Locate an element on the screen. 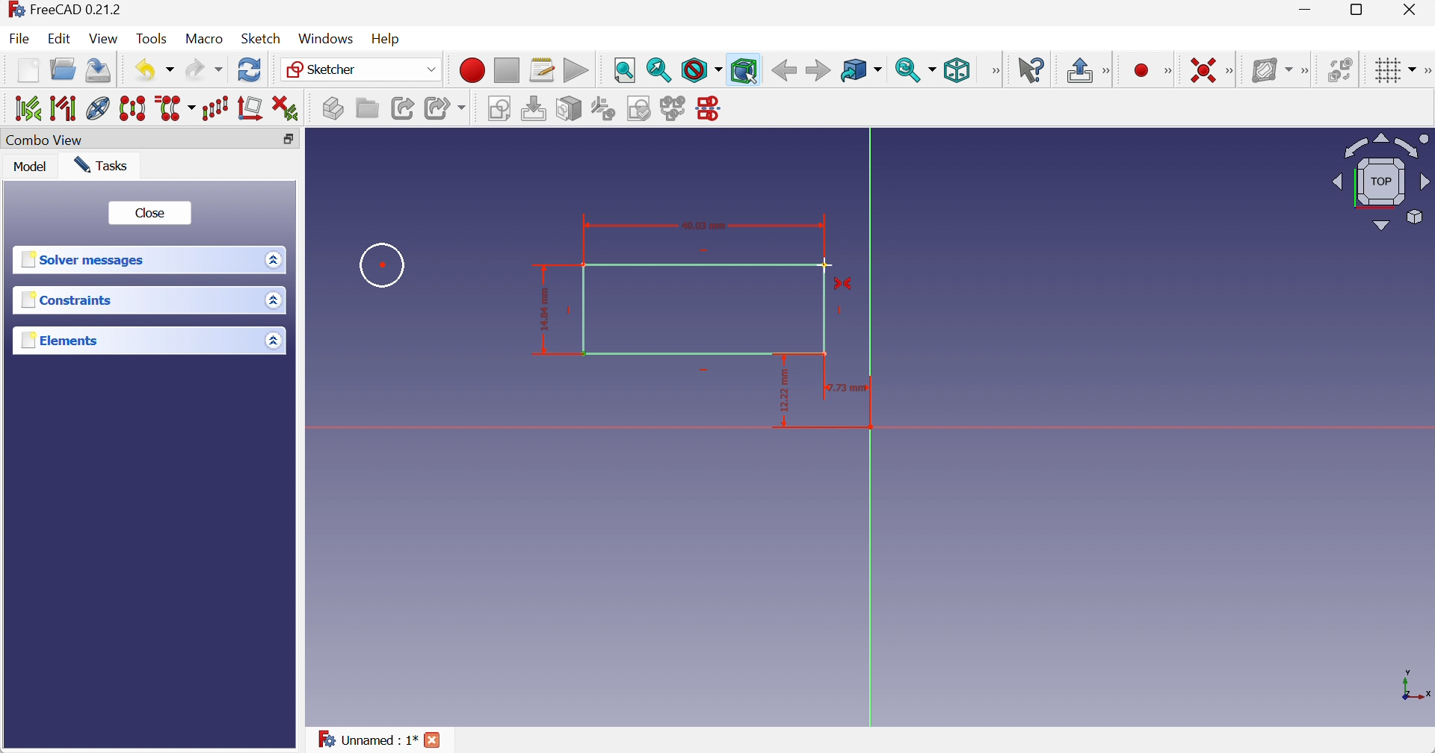  Switch virtual space is located at coordinates (1340, 69).